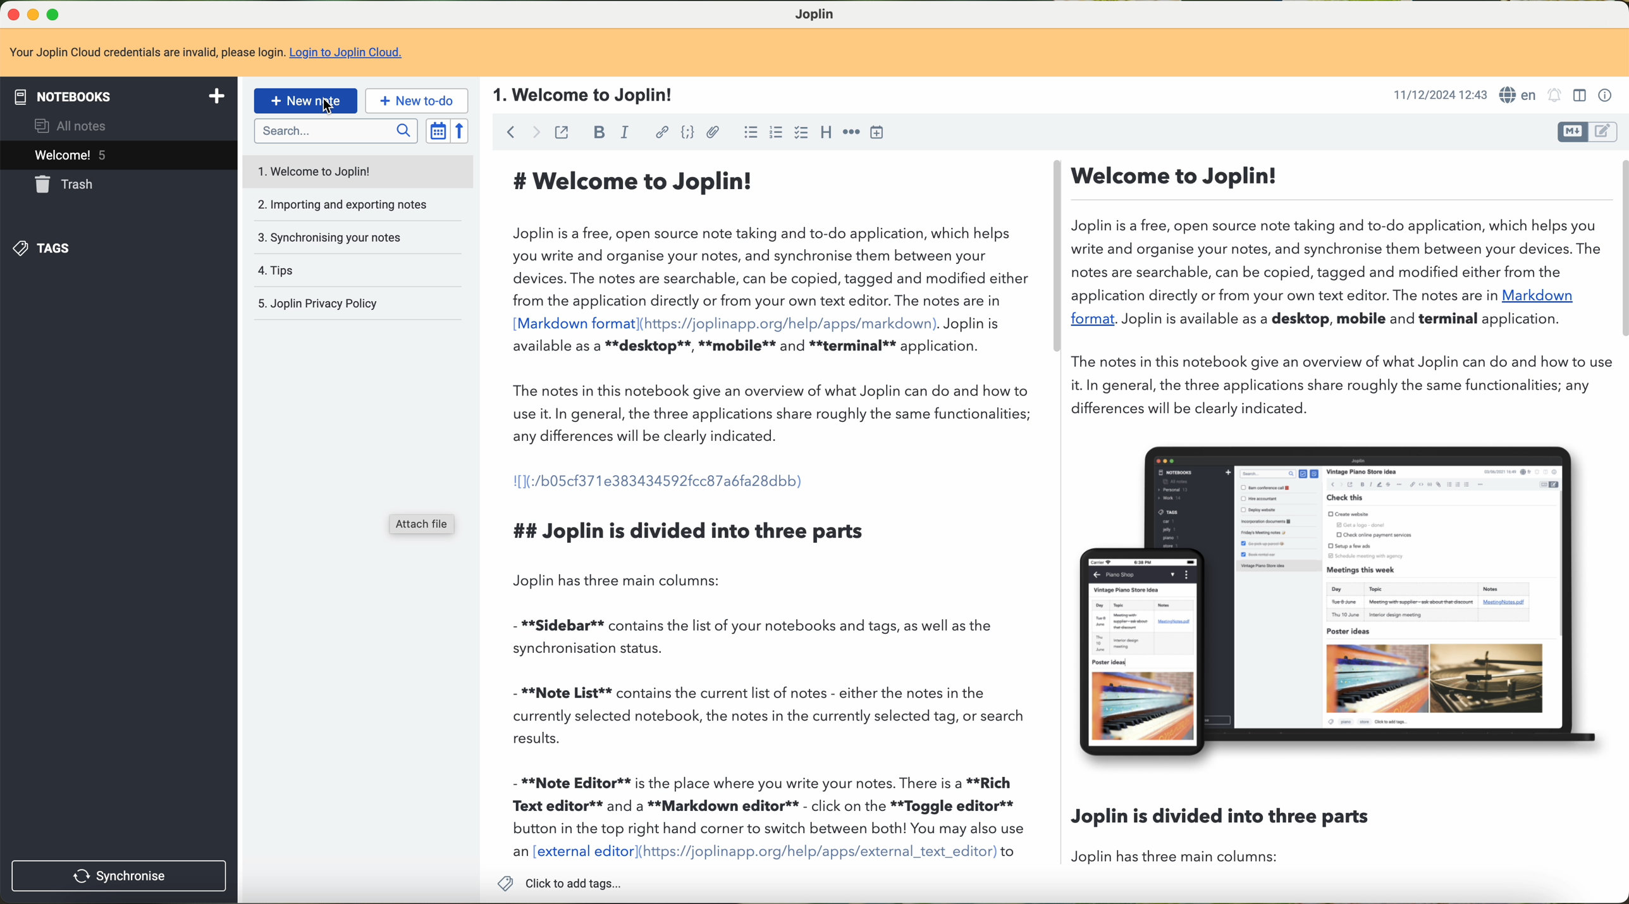 The image size is (1629, 904). Describe the element at coordinates (599, 133) in the screenshot. I see `bold` at that location.